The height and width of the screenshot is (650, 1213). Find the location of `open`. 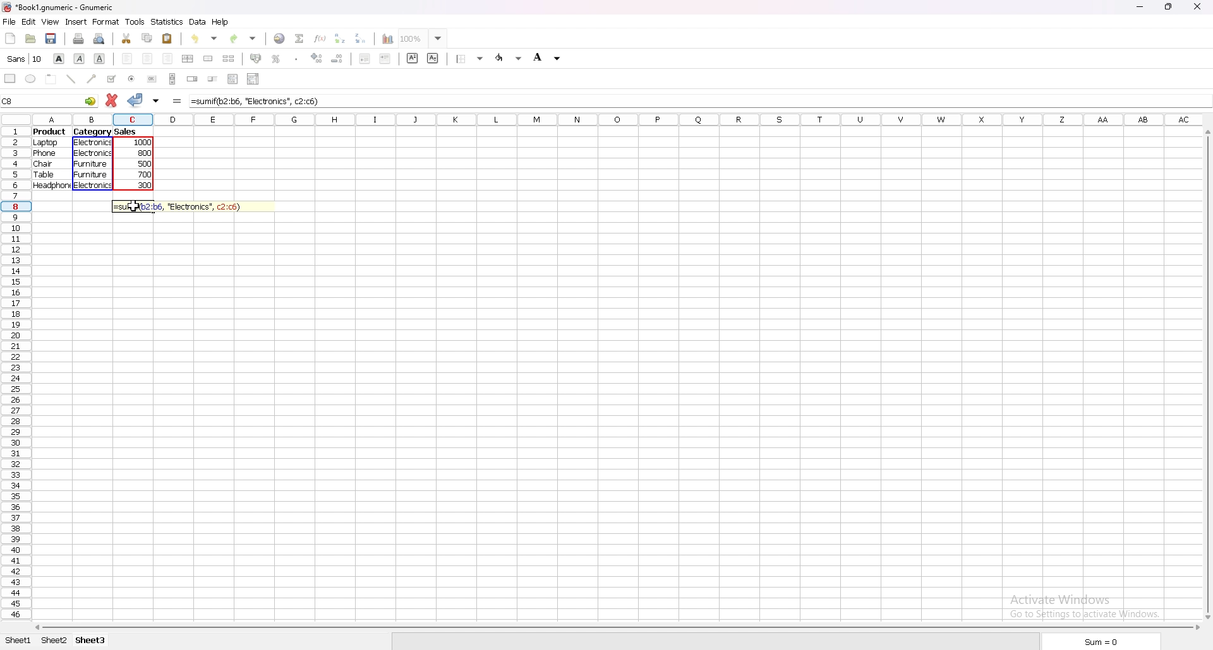

open is located at coordinates (32, 37).